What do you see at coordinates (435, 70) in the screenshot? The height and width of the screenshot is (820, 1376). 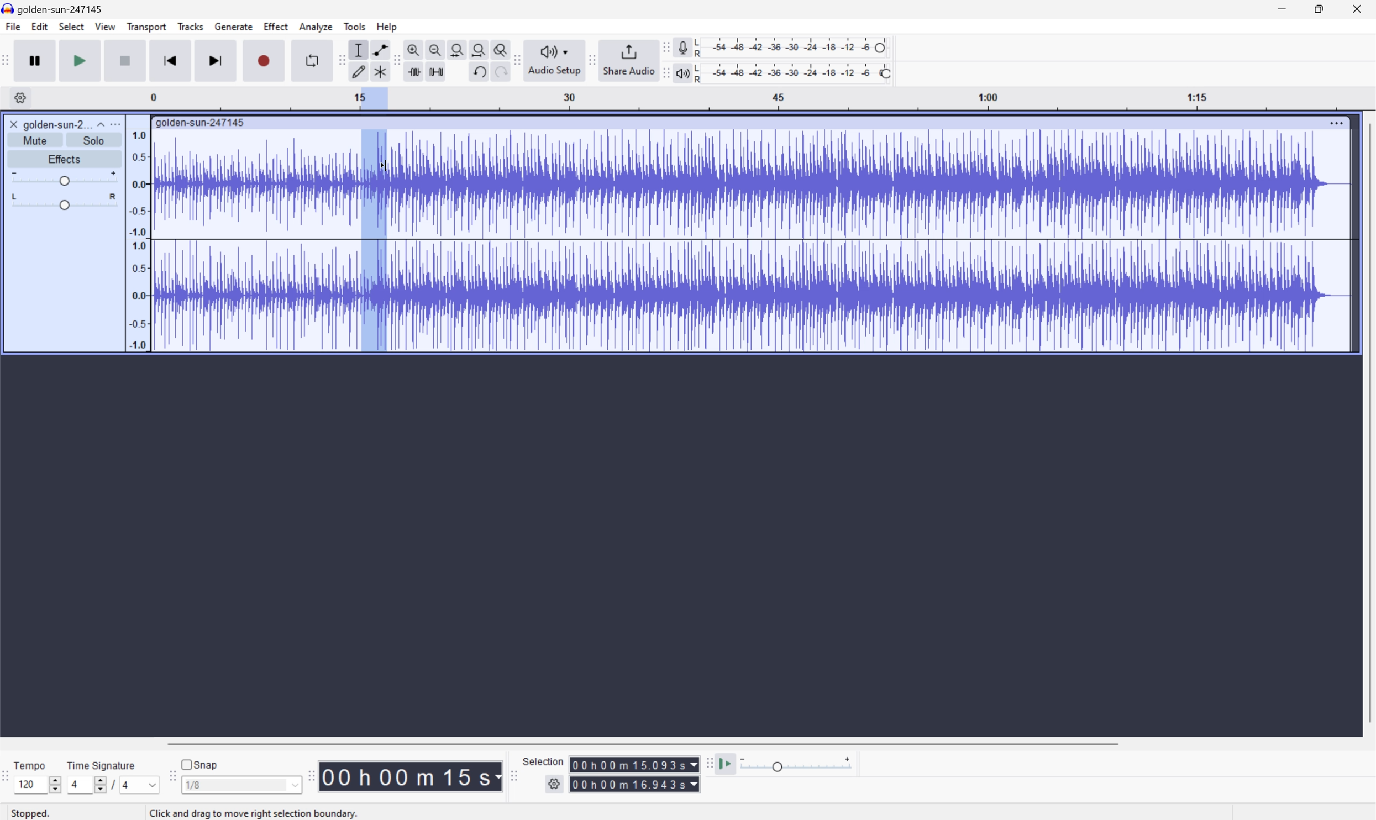 I see `Silence audio selection` at bounding box center [435, 70].